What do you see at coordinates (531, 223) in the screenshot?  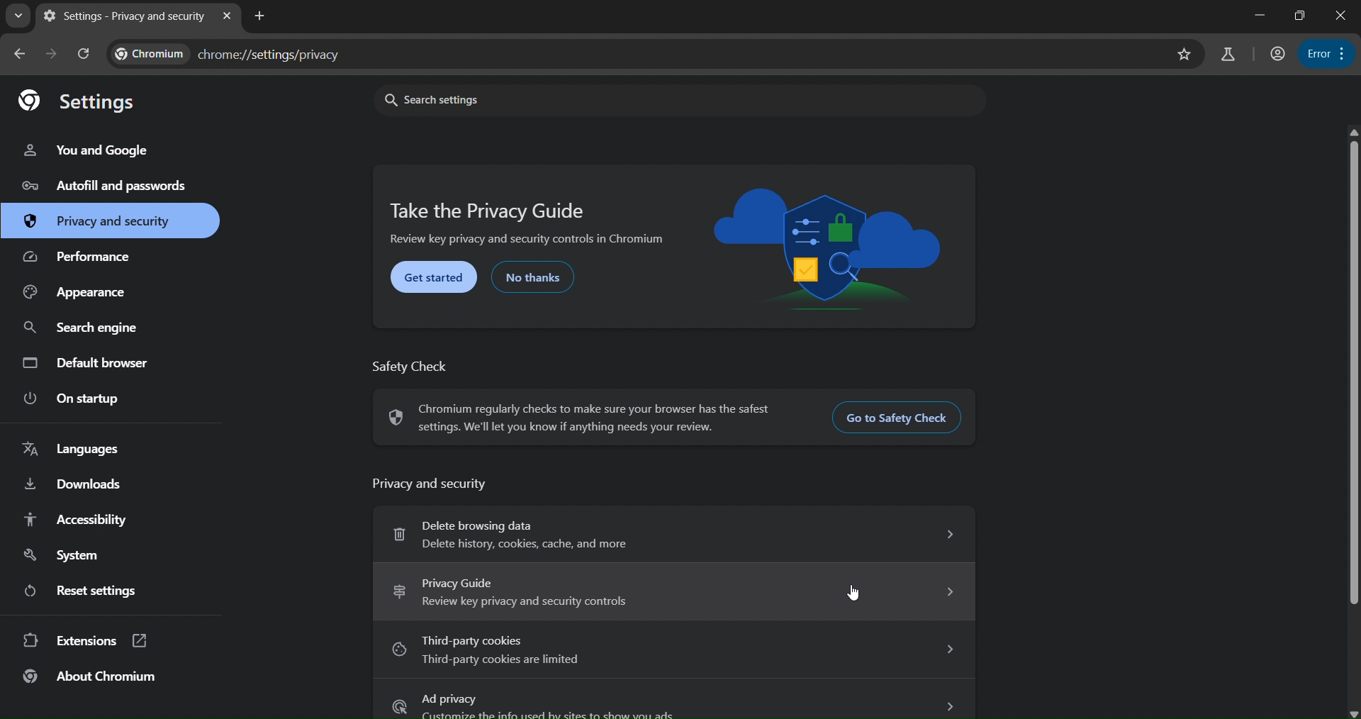 I see `Take the Privacy Guide
Review key privacy and security controls in Chromium` at bounding box center [531, 223].